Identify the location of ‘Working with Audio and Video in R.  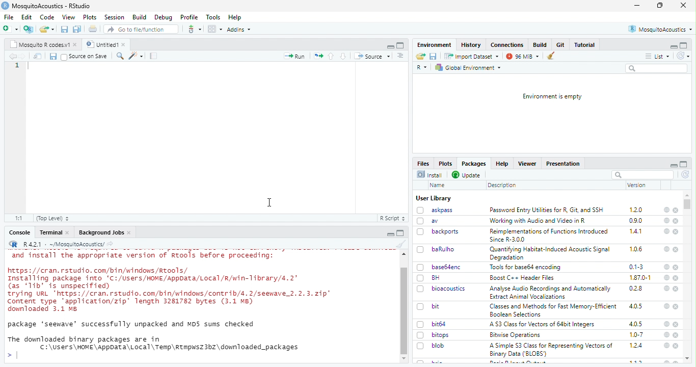
(540, 221).